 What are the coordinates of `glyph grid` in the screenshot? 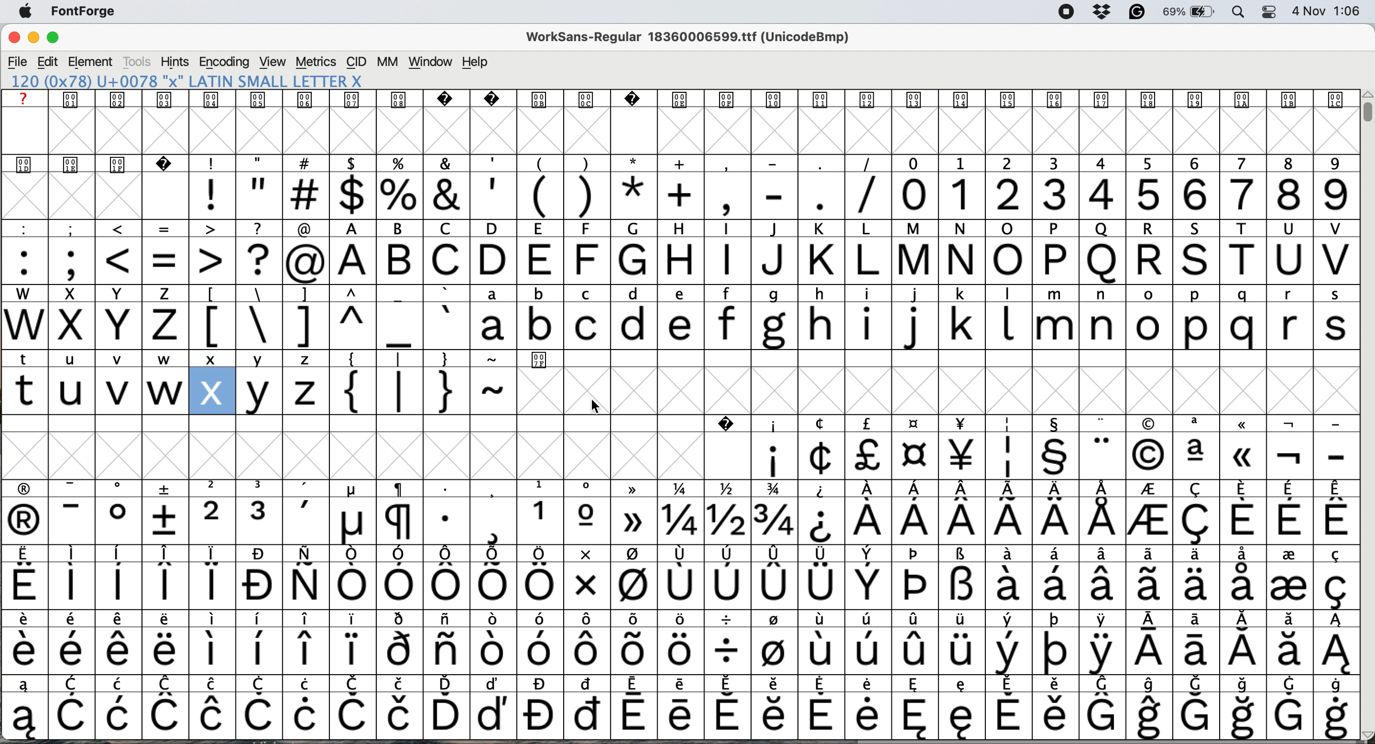 It's located at (686, 132).